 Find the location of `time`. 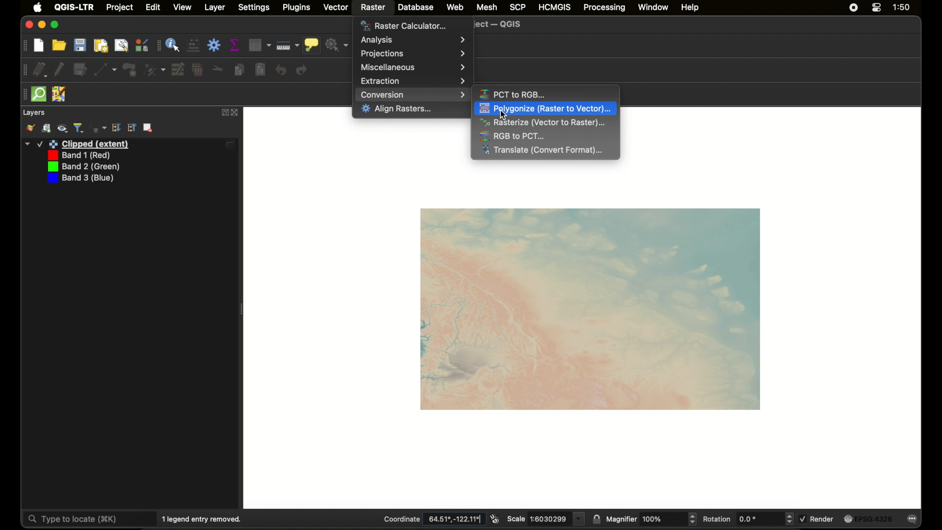

time is located at coordinates (901, 7).